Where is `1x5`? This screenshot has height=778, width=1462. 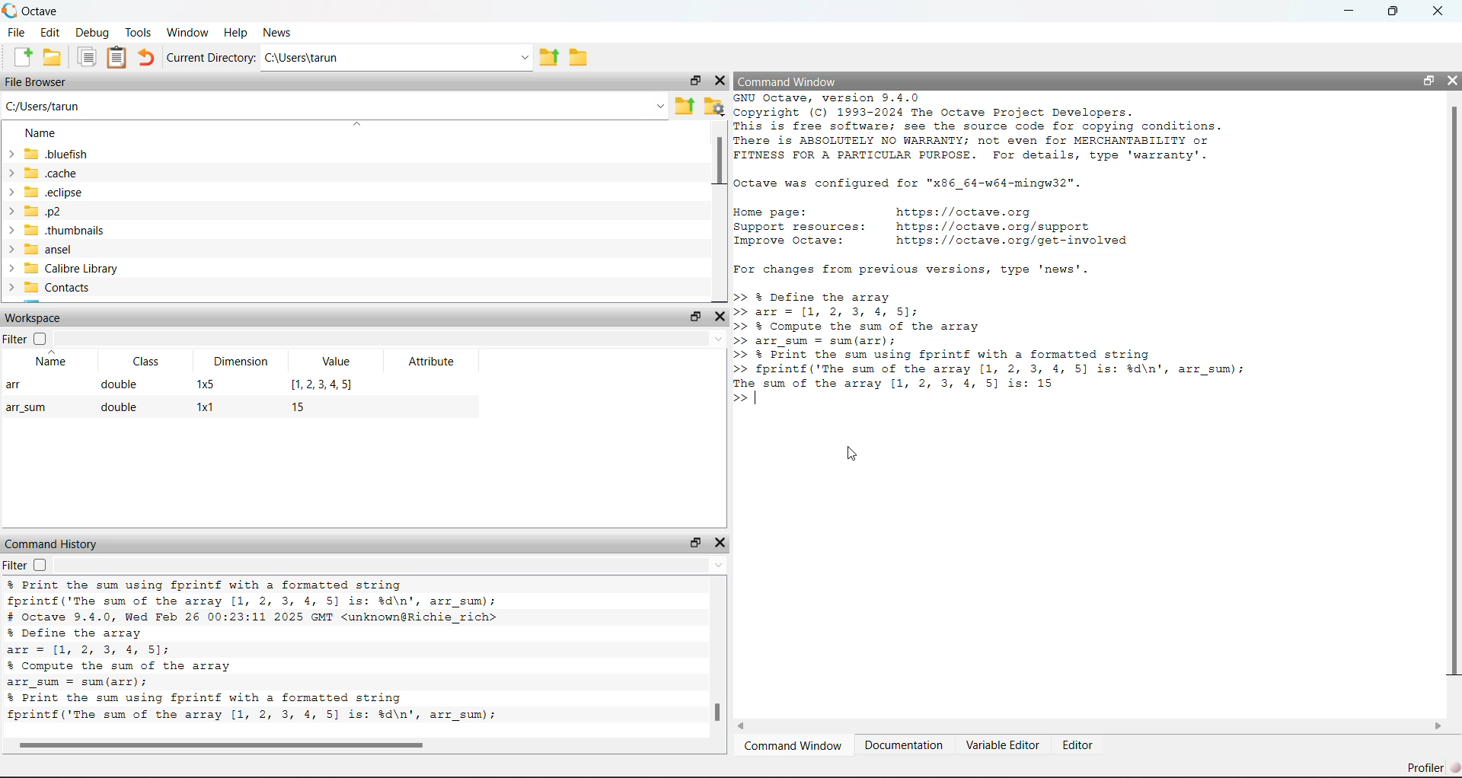 1x5 is located at coordinates (204, 385).